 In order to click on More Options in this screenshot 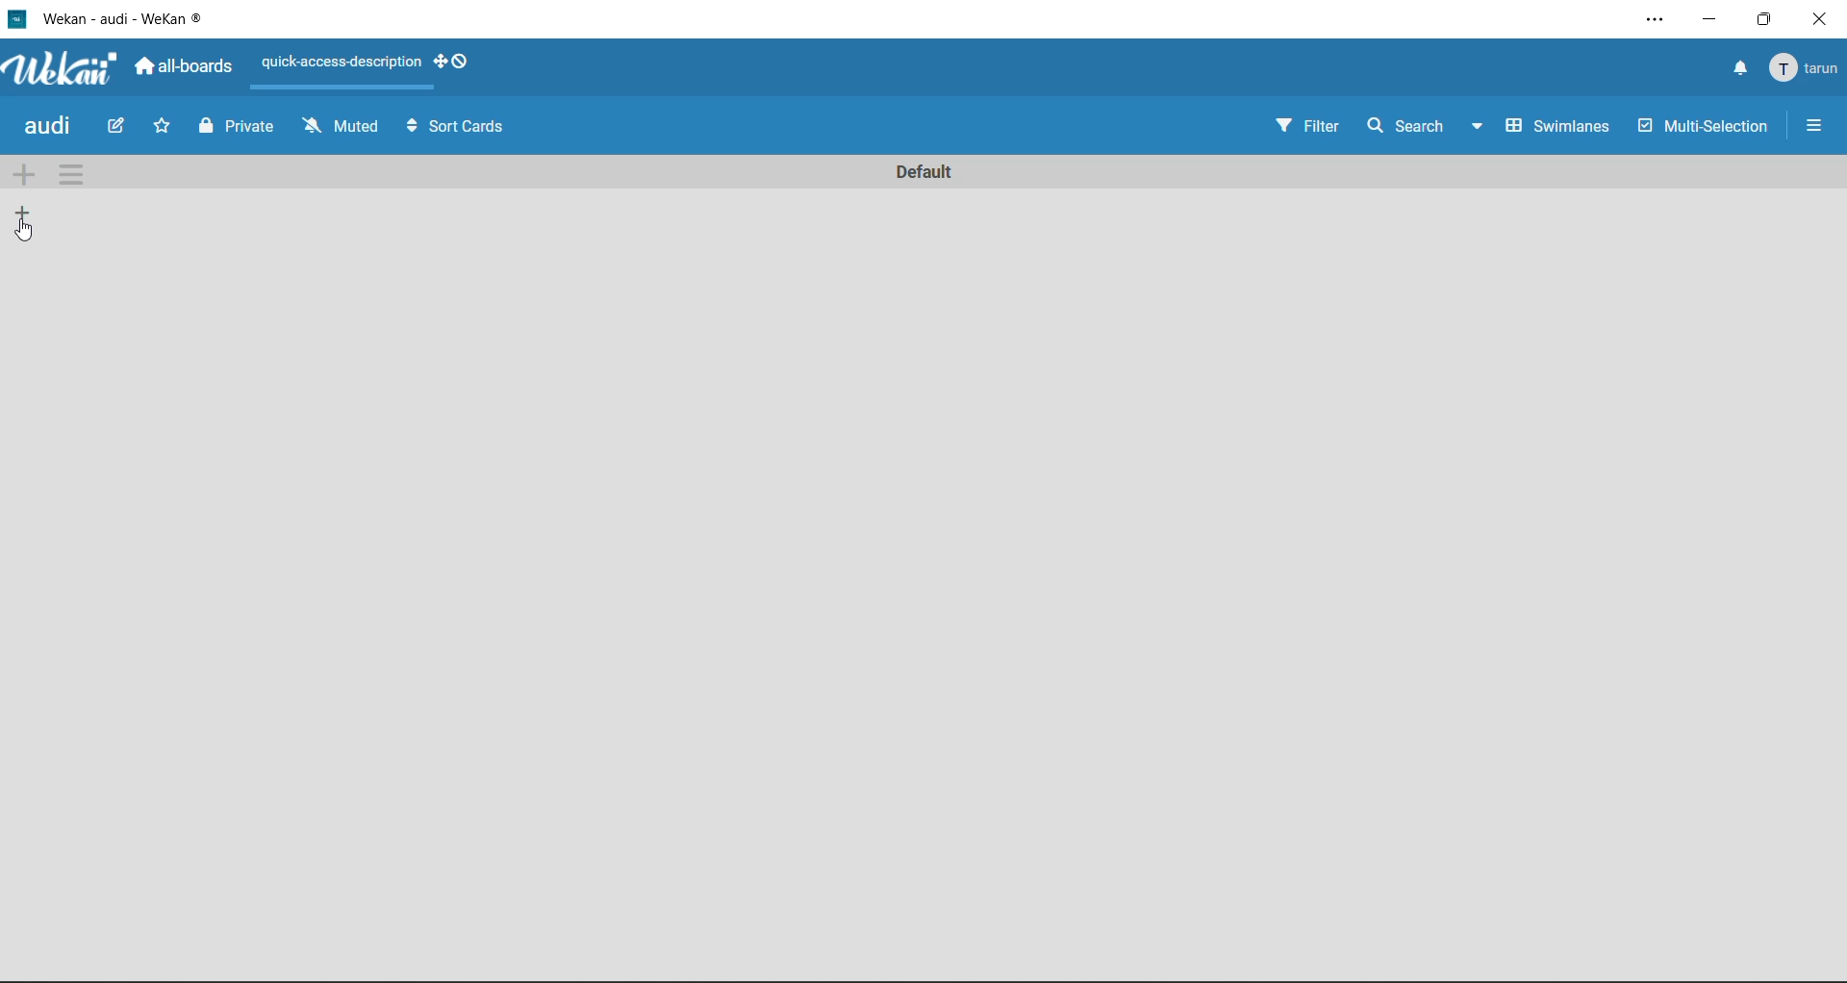, I will do `click(1809, 125)`.